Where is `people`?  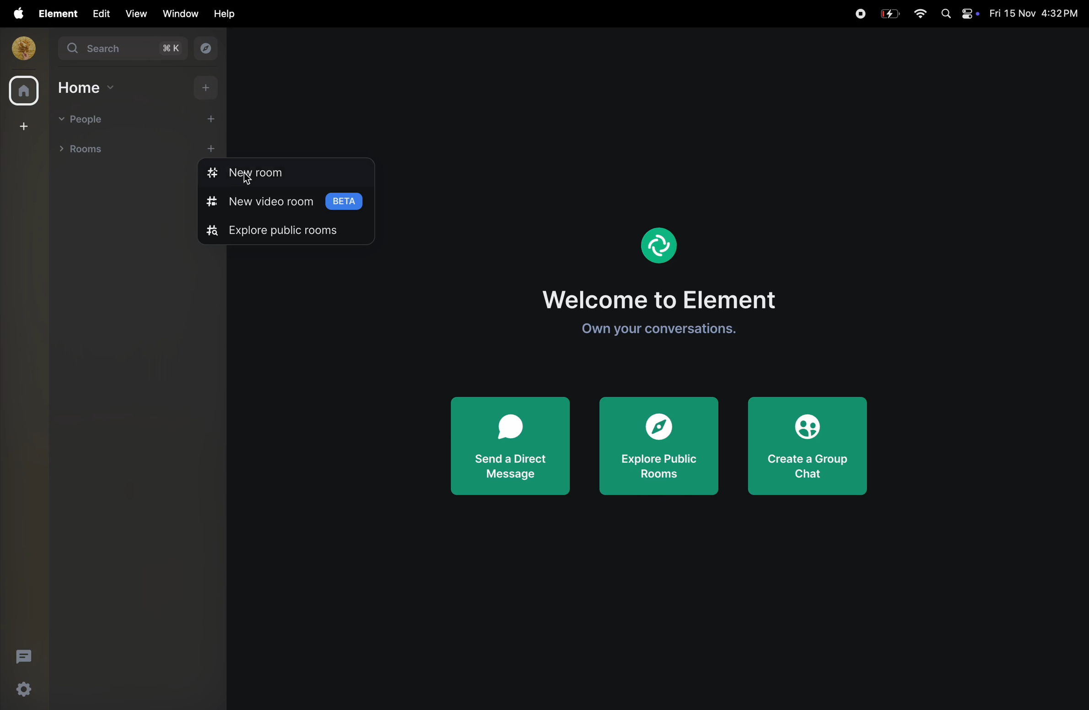
people is located at coordinates (84, 118).